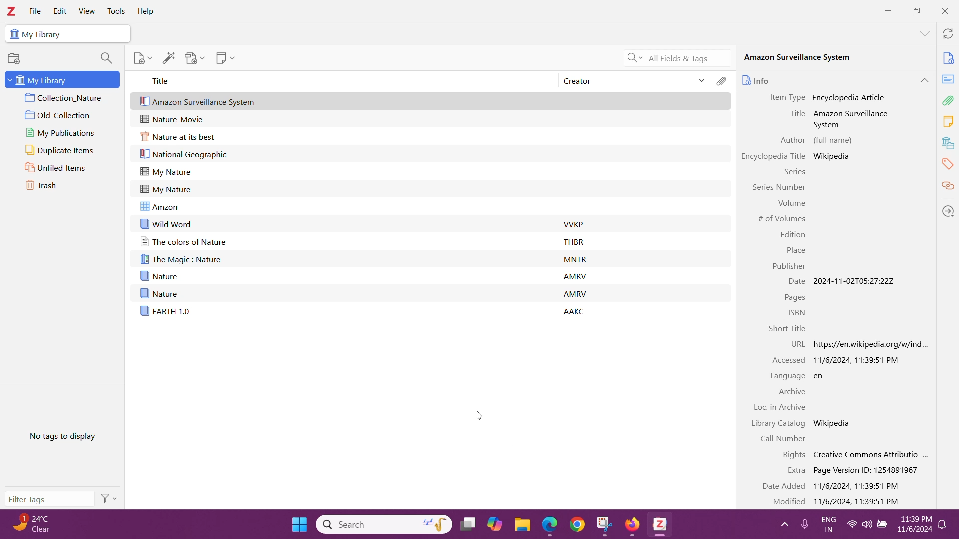 This screenshot has height=539, width=959. I want to click on Collection 2, so click(70, 115).